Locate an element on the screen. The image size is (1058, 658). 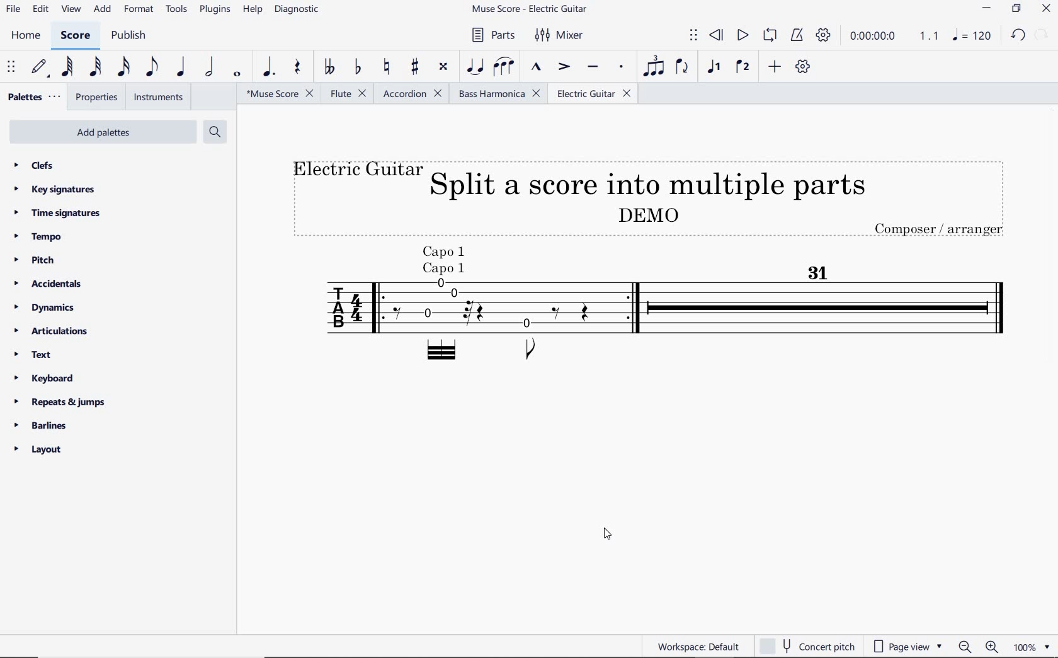
file name is located at coordinates (283, 94).